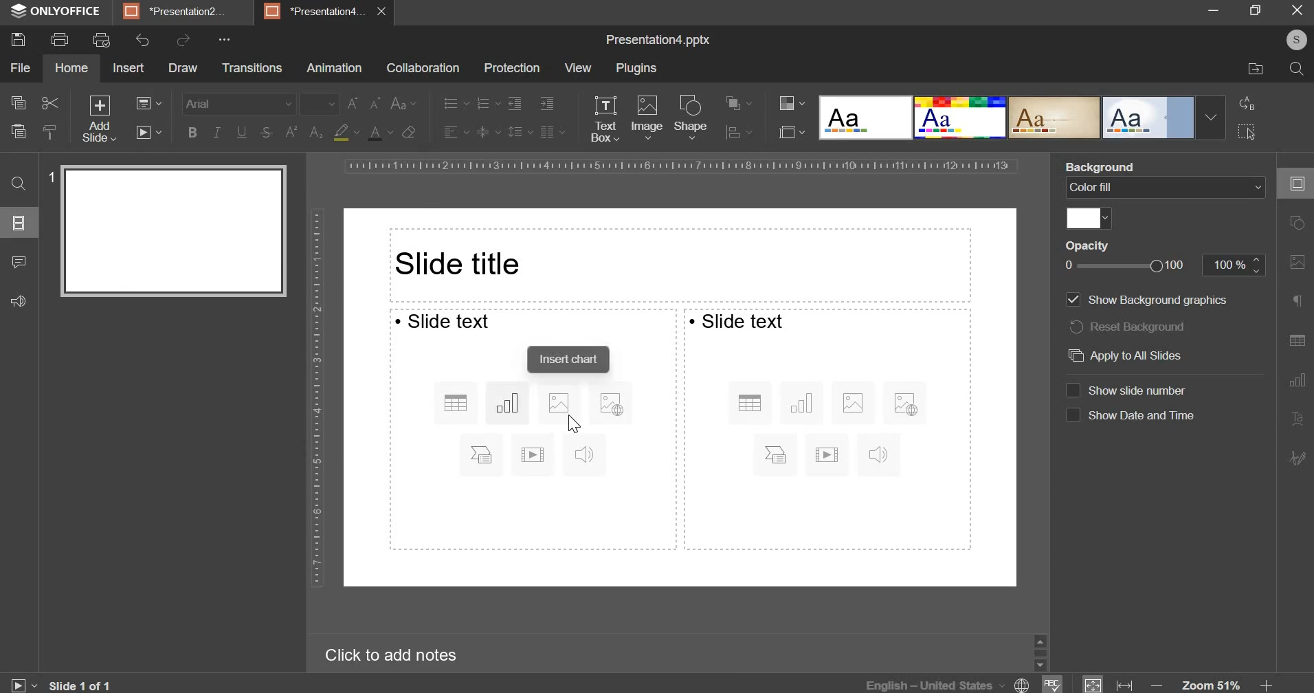 Image resolution: width=1314 pixels, height=693 pixels. What do you see at coordinates (1088, 245) in the screenshot?
I see `opacity` at bounding box center [1088, 245].